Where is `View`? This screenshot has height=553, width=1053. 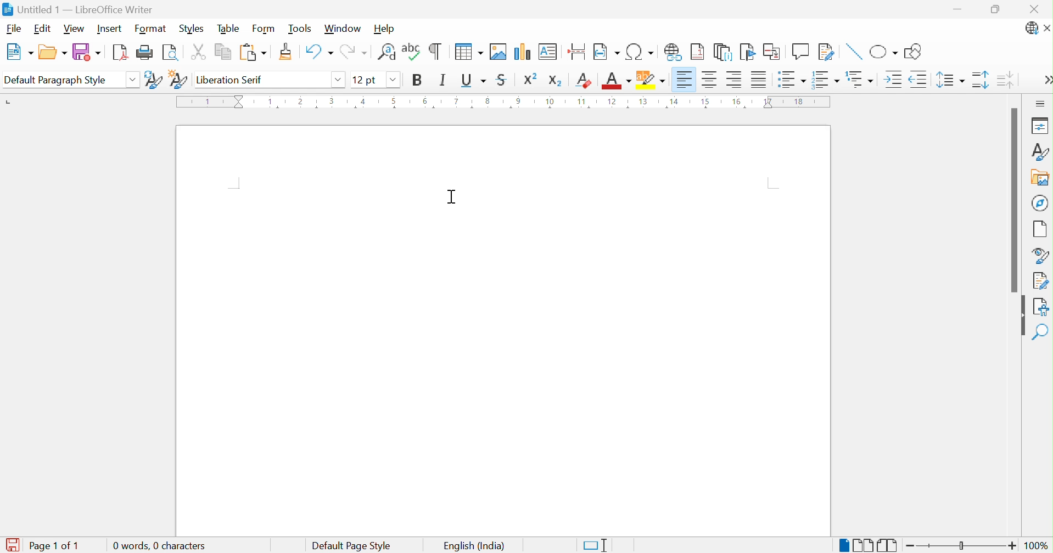 View is located at coordinates (75, 30).